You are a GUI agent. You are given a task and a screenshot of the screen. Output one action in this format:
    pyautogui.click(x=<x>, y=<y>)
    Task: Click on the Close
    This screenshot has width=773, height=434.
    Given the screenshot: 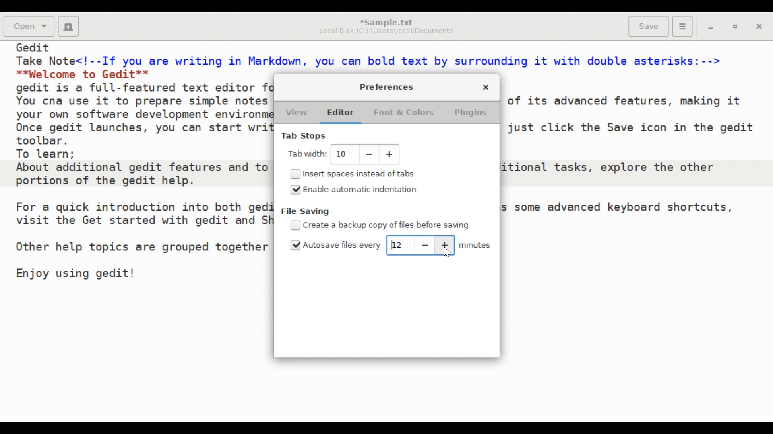 What is the action you would take?
    pyautogui.click(x=761, y=27)
    